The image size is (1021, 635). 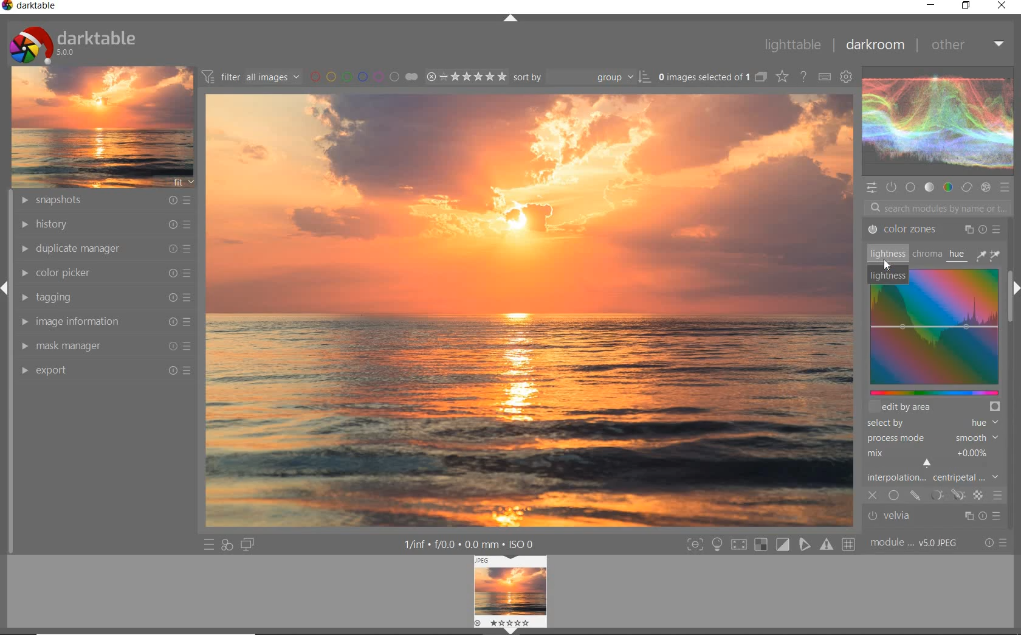 I want to click on SORT, so click(x=581, y=77).